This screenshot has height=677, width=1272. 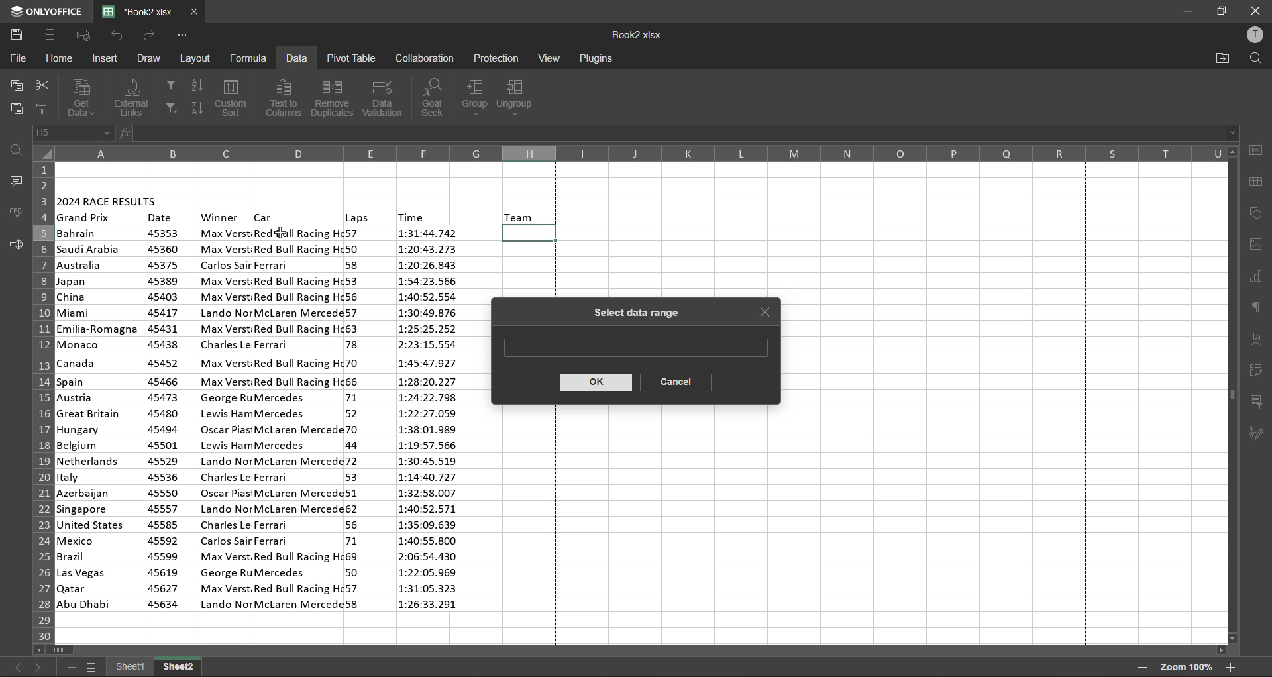 What do you see at coordinates (1257, 403) in the screenshot?
I see `slicer` at bounding box center [1257, 403].